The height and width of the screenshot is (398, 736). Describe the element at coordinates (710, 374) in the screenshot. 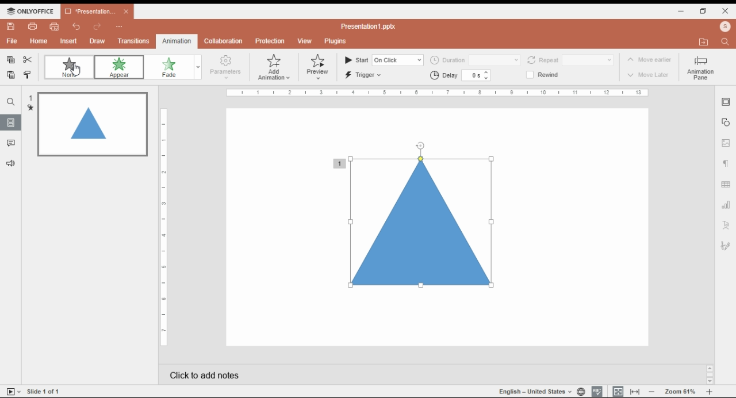

I see `scroll bar` at that location.